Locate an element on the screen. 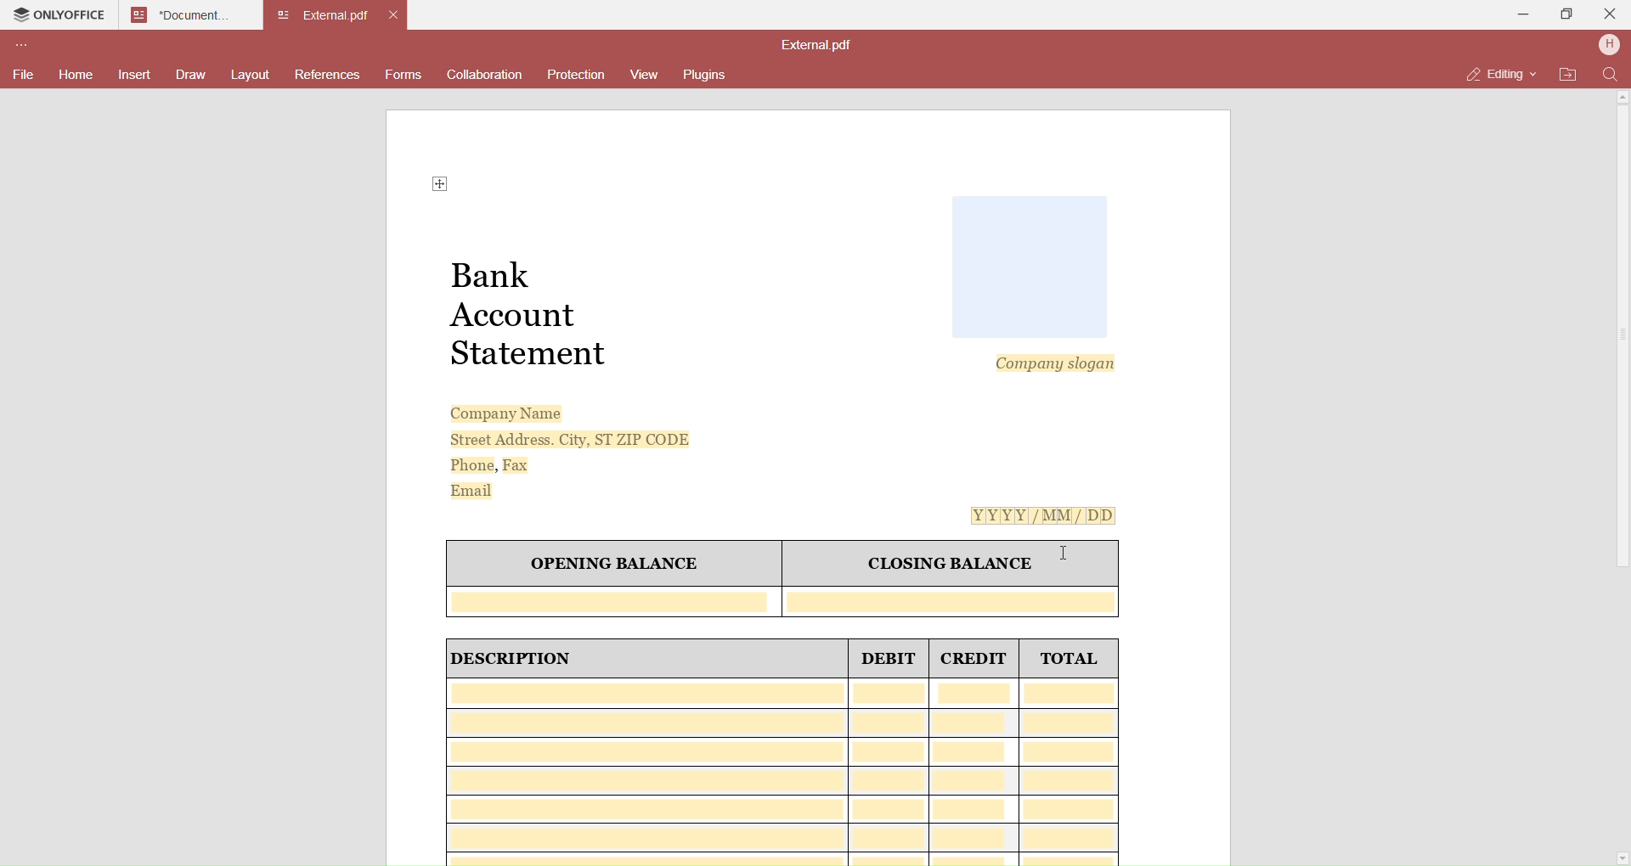 Image resolution: width=1631 pixels, height=866 pixels. Plugins is located at coordinates (708, 74).